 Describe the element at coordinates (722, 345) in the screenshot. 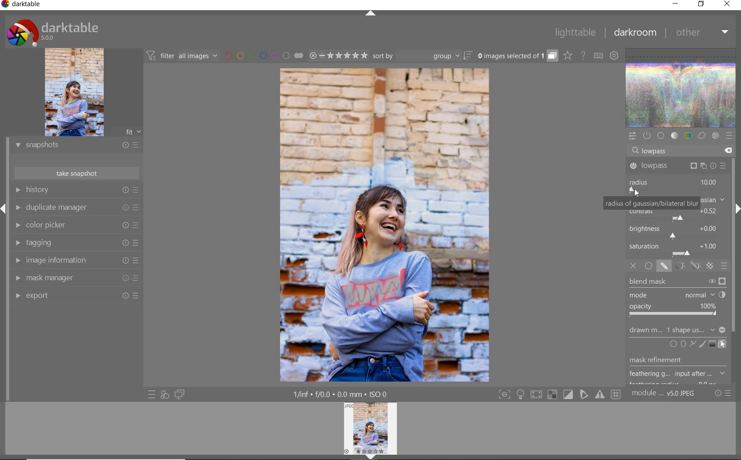

I see `show & edit mask elements` at that location.